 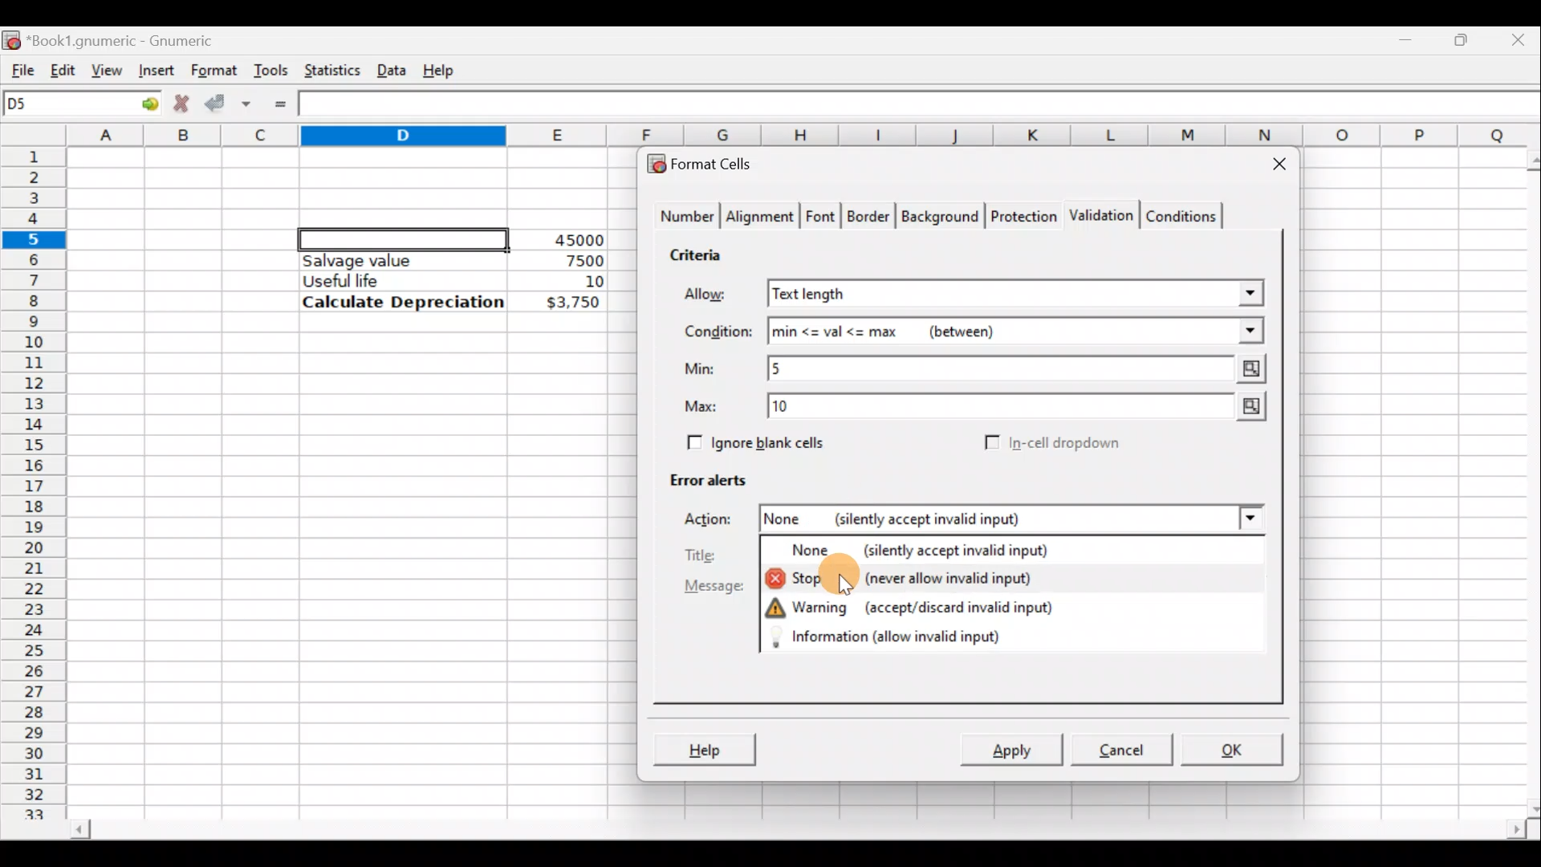 I want to click on Data, so click(x=391, y=67).